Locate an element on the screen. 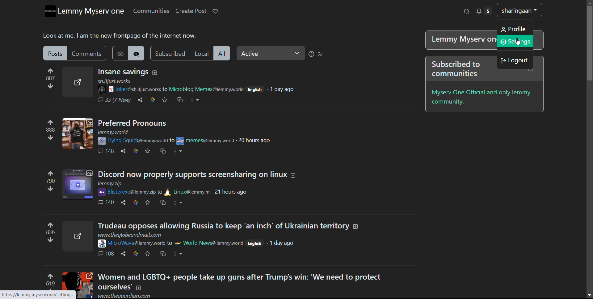 This screenshot has width=593, height=299. expand here is located at coordinates (78, 133).